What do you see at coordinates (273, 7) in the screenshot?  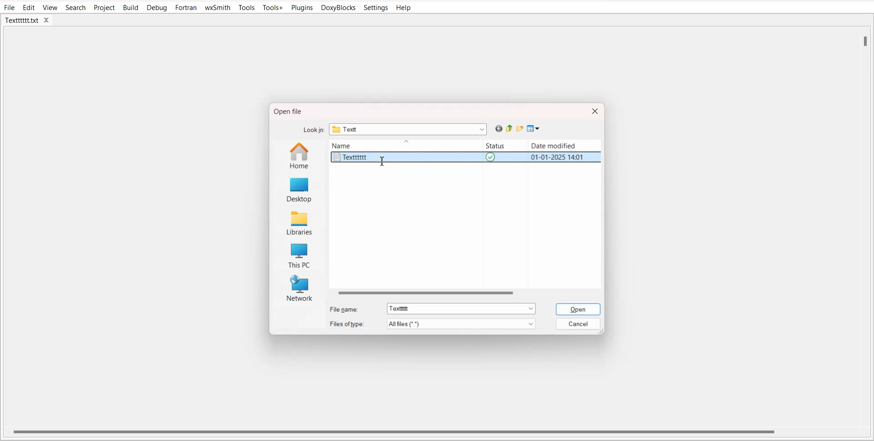 I see `Tools+` at bounding box center [273, 7].